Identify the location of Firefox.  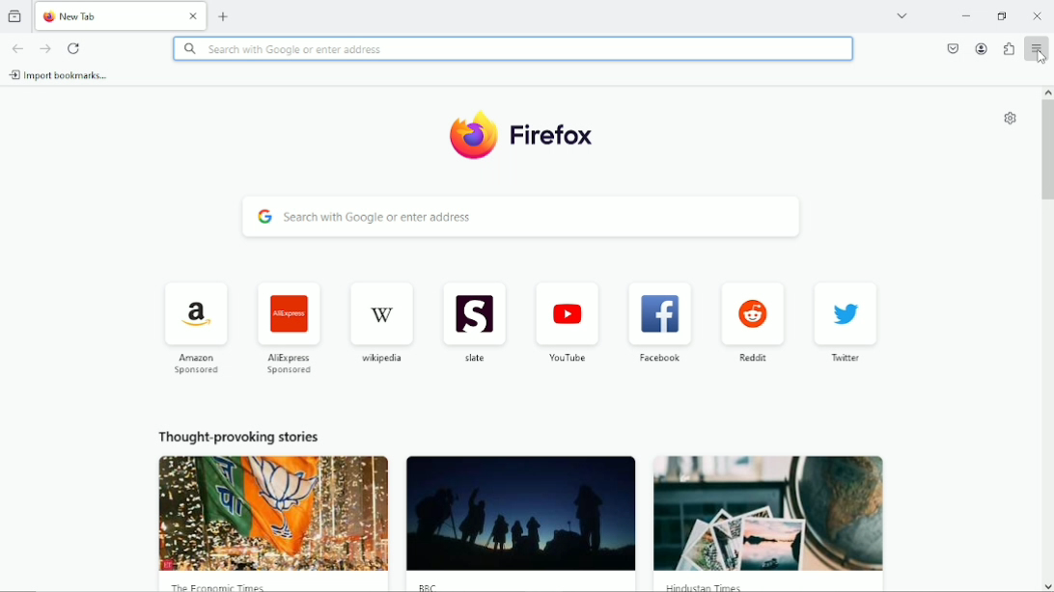
(555, 139).